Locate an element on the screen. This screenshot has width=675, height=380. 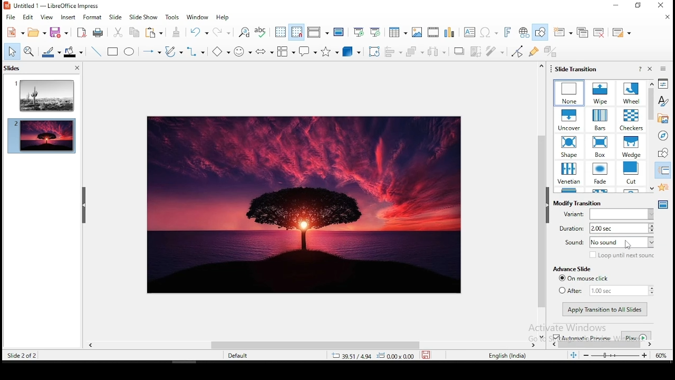
advance slide is located at coordinates (571, 269).